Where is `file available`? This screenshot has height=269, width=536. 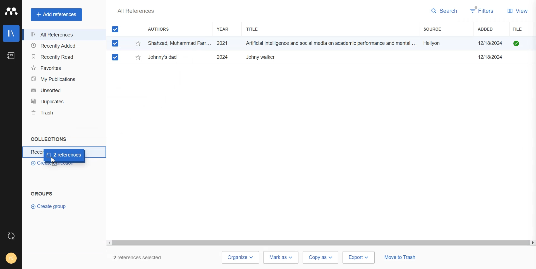
file available is located at coordinates (516, 43).